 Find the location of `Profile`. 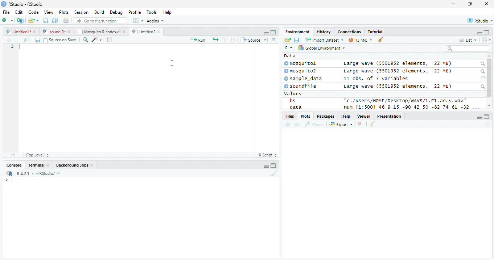

Profile is located at coordinates (135, 12).